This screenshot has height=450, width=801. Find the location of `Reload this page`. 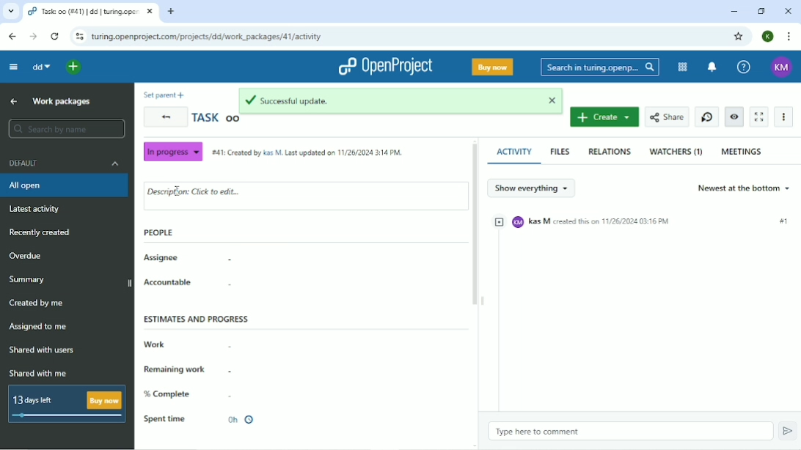

Reload this page is located at coordinates (55, 37).